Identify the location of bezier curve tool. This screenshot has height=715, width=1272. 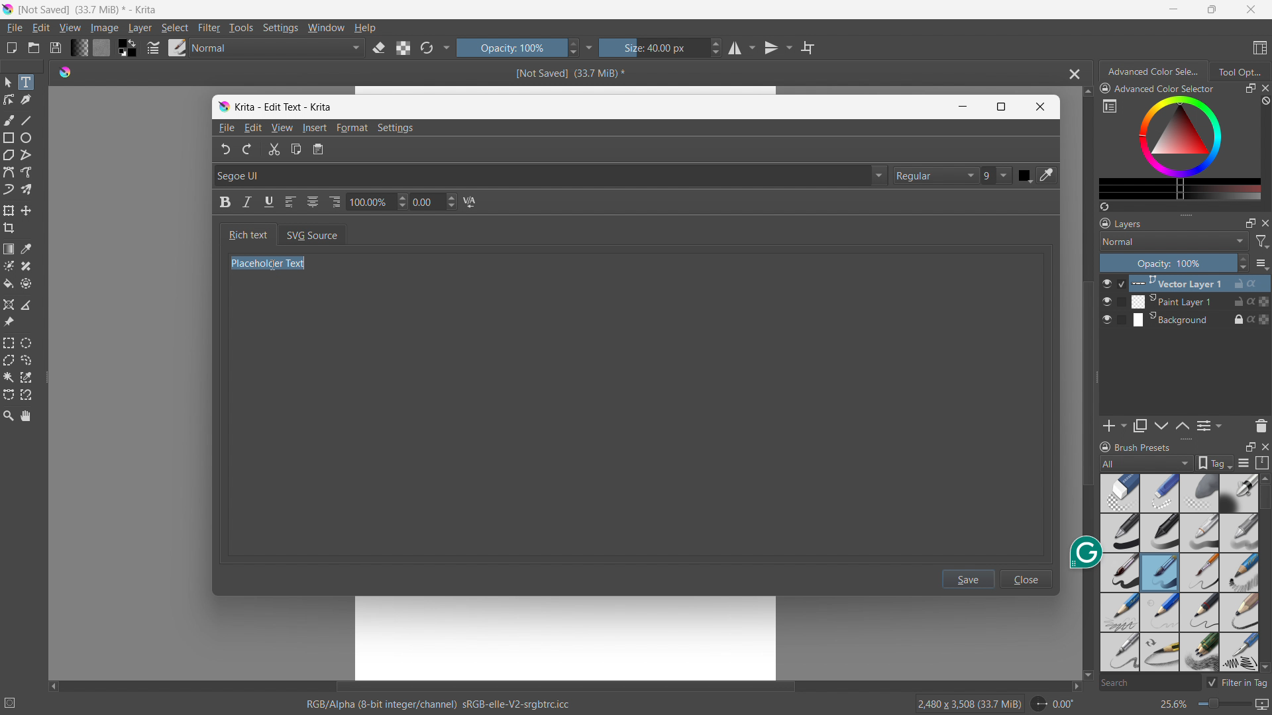
(9, 172).